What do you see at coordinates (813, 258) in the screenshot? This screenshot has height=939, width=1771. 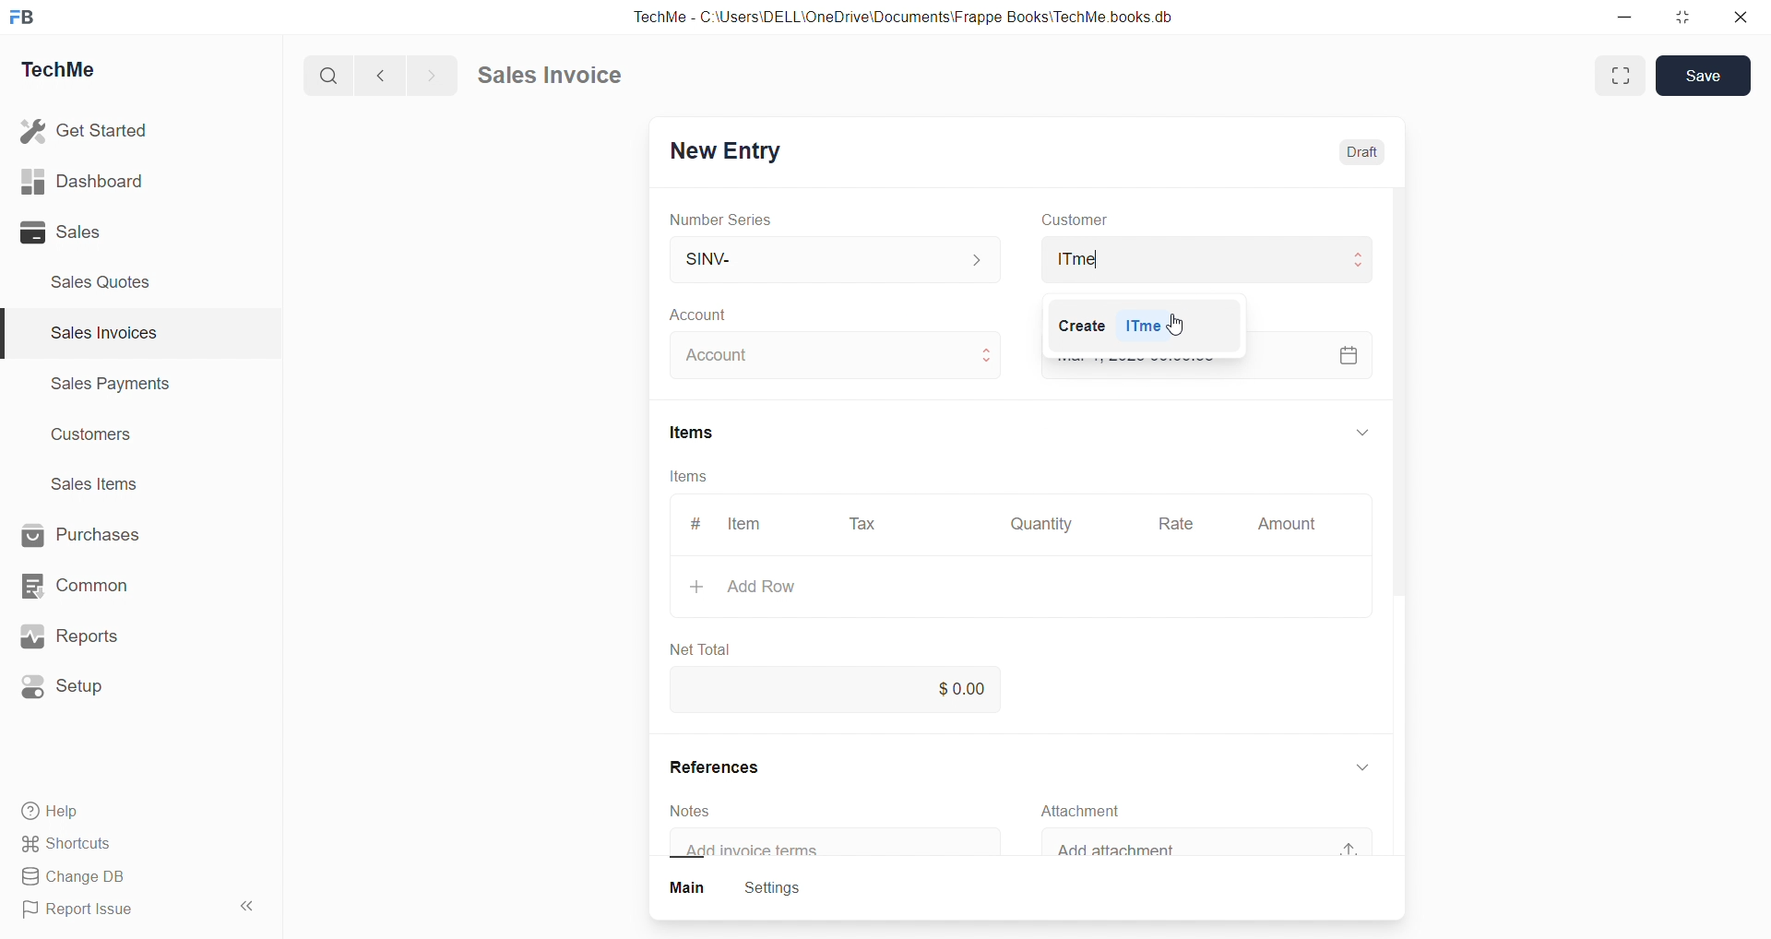 I see `SINV-` at bounding box center [813, 258].